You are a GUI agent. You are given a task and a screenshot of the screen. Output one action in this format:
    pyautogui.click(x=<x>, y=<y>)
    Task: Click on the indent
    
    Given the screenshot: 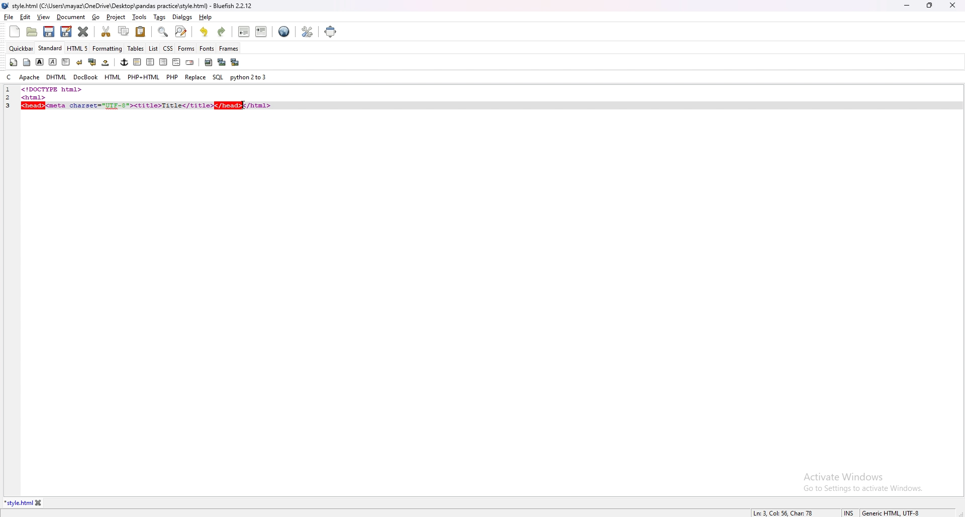 What is the action you would take?
    pyautogui.click(x=261, y=31)
    